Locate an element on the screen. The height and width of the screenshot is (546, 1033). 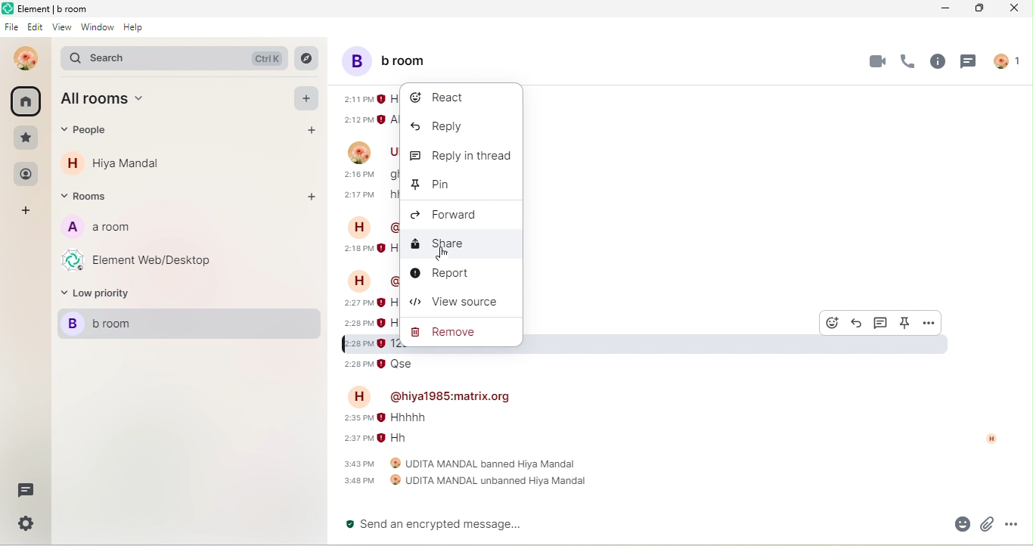
@hiya1985:matrix.org is located at coordinates (451, 396).